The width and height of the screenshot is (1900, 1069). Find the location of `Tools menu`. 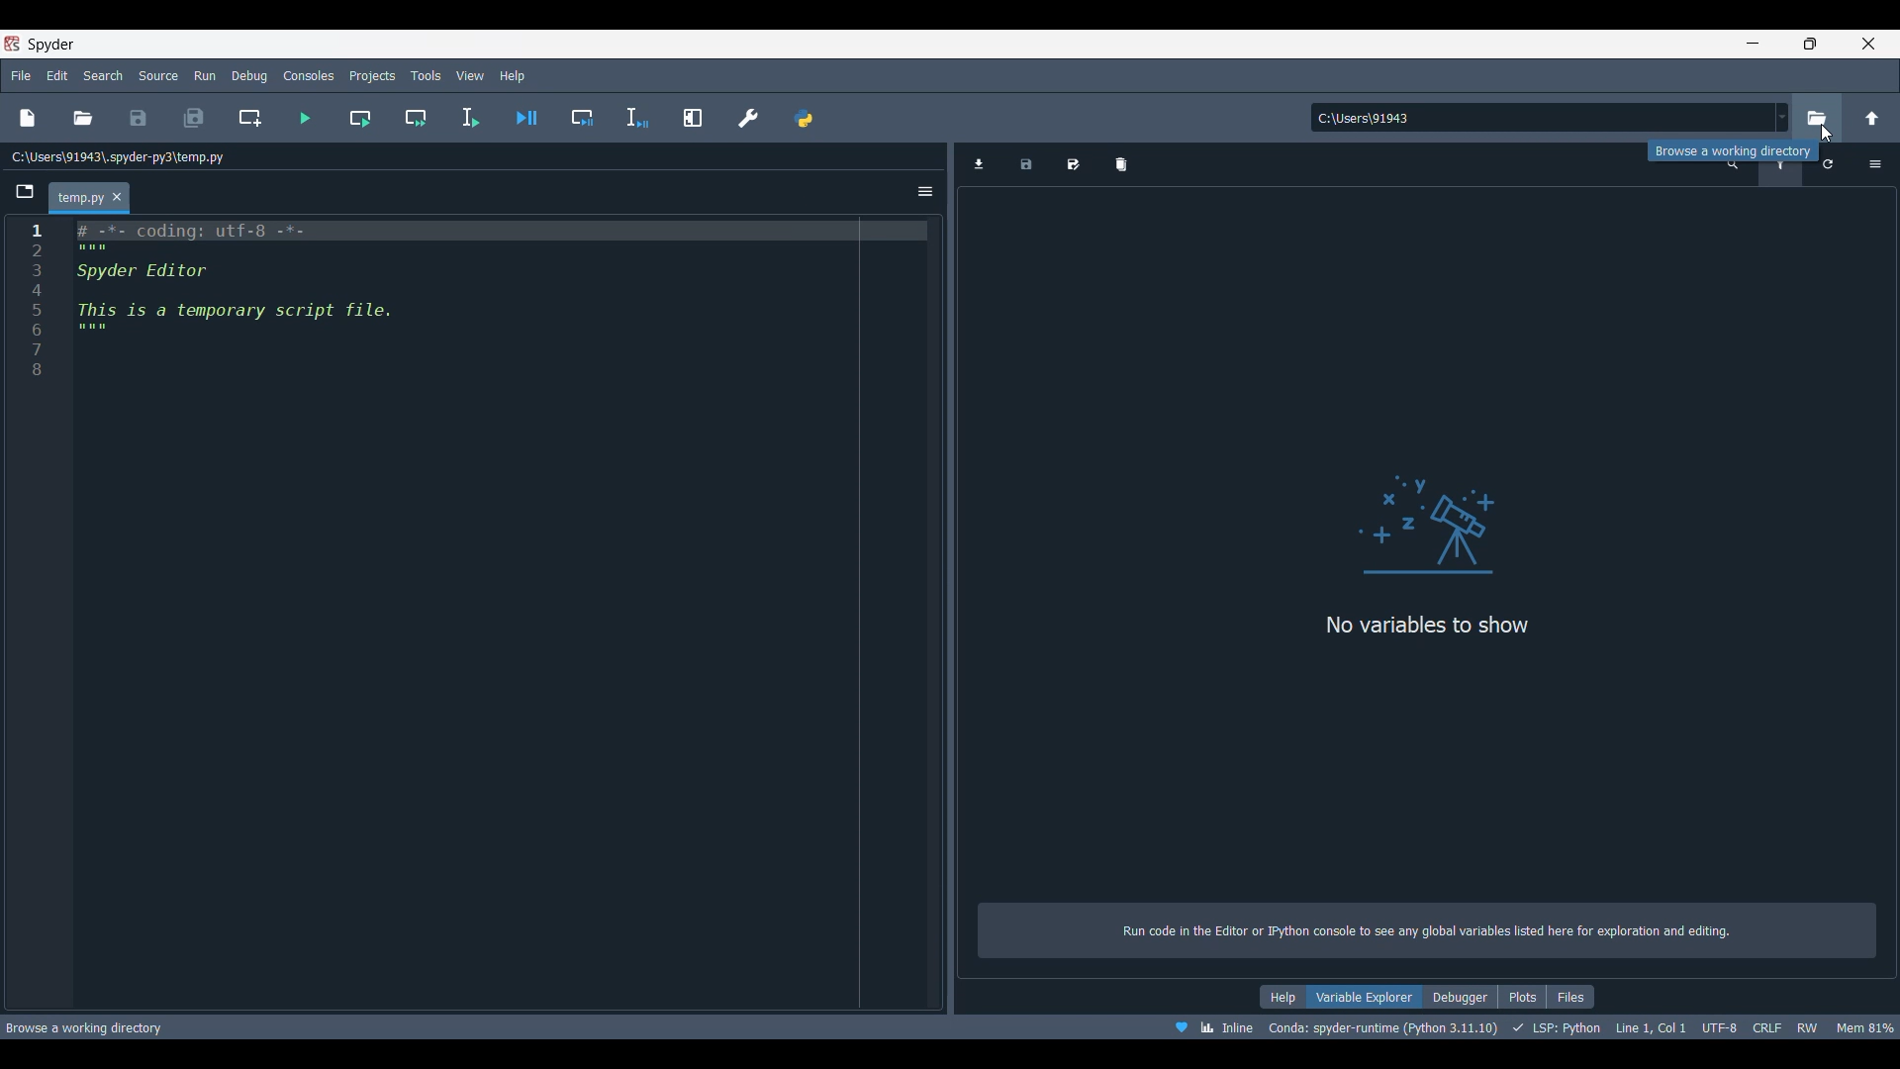

Tools menu is located at coordinates (427, 75).